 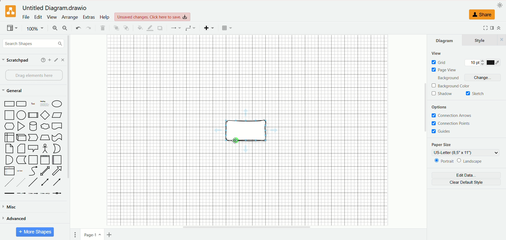 What do you see at coordinates (441, 107) in the screenshot?
I see `options` at bounding box center [441, 107].